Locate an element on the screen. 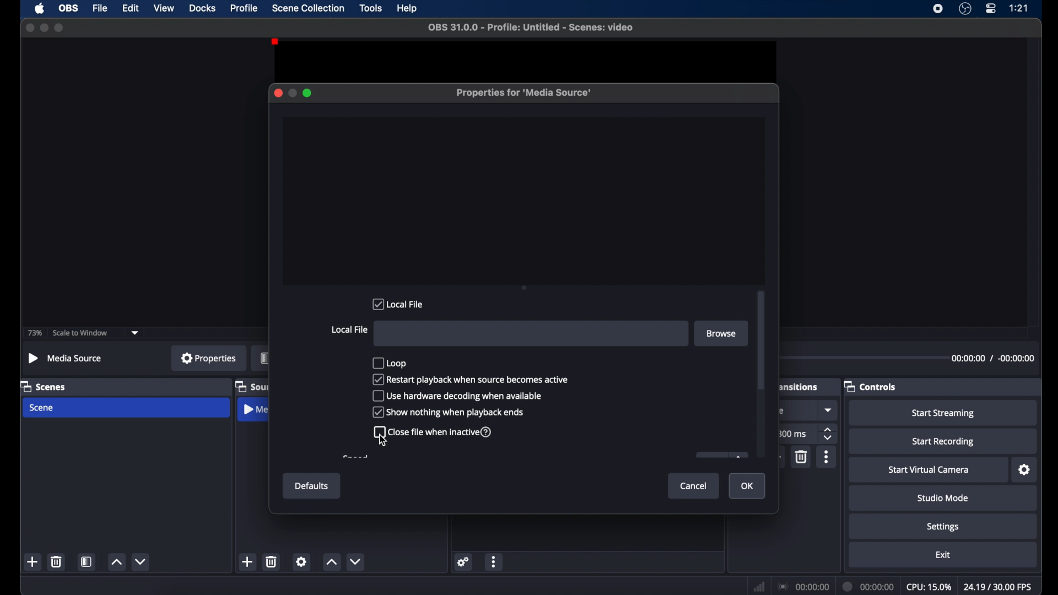 The width and height of the screenshot is (1058, 595). duration is located at coordinates (868, 586).